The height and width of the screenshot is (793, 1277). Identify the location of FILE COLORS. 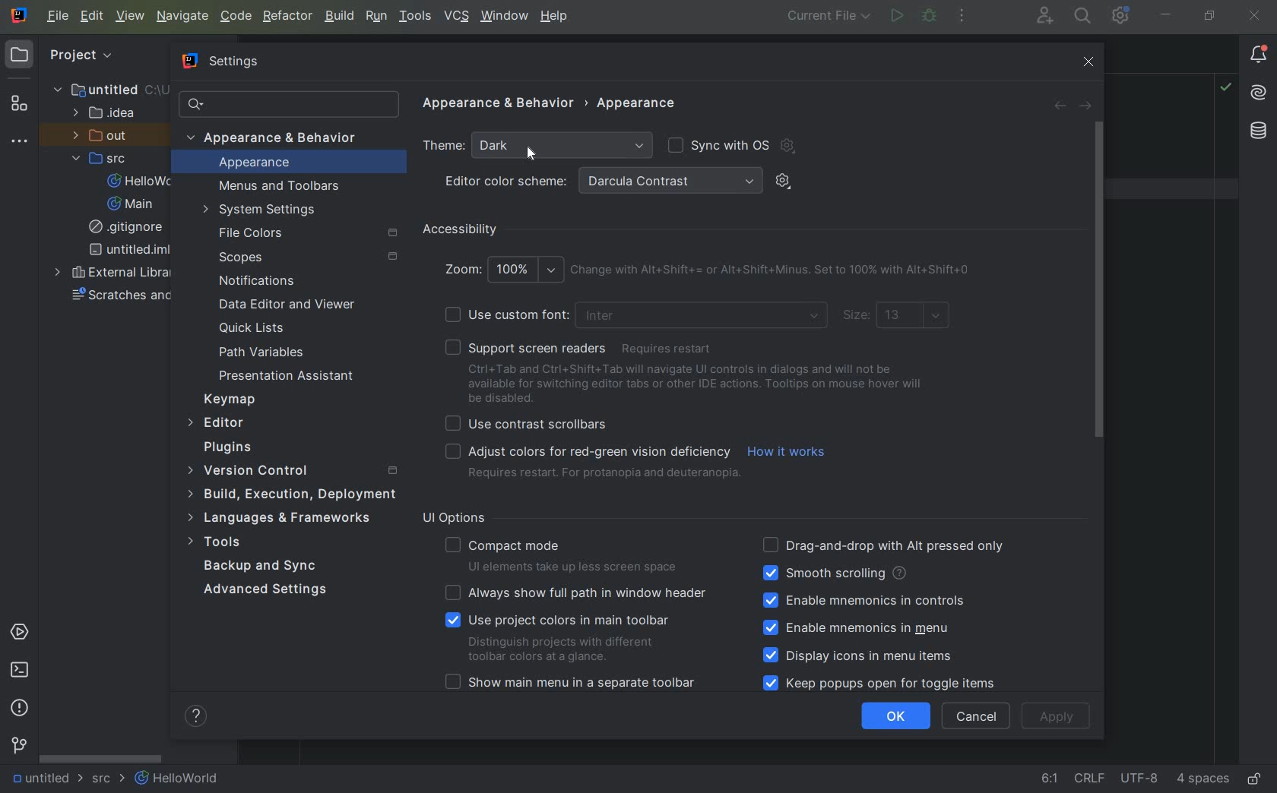
(311, 232).